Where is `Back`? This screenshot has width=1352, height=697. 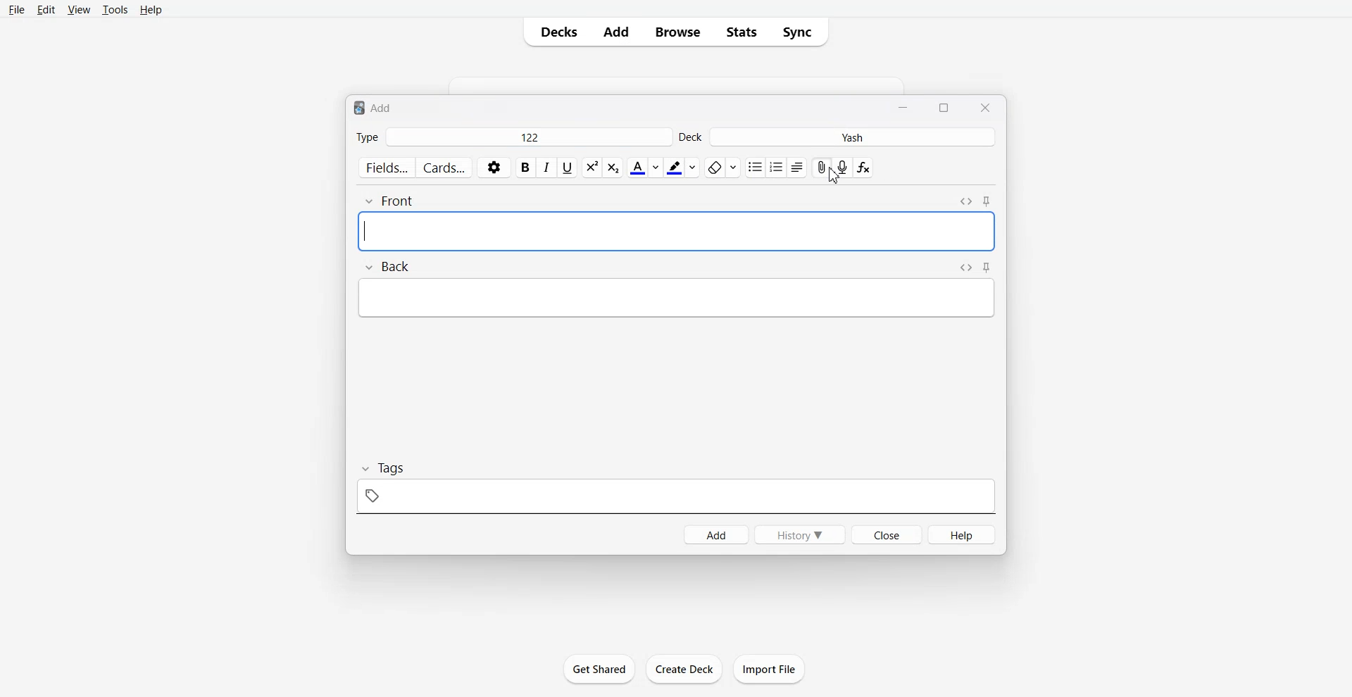
Back is located at coordinates (391, 265).